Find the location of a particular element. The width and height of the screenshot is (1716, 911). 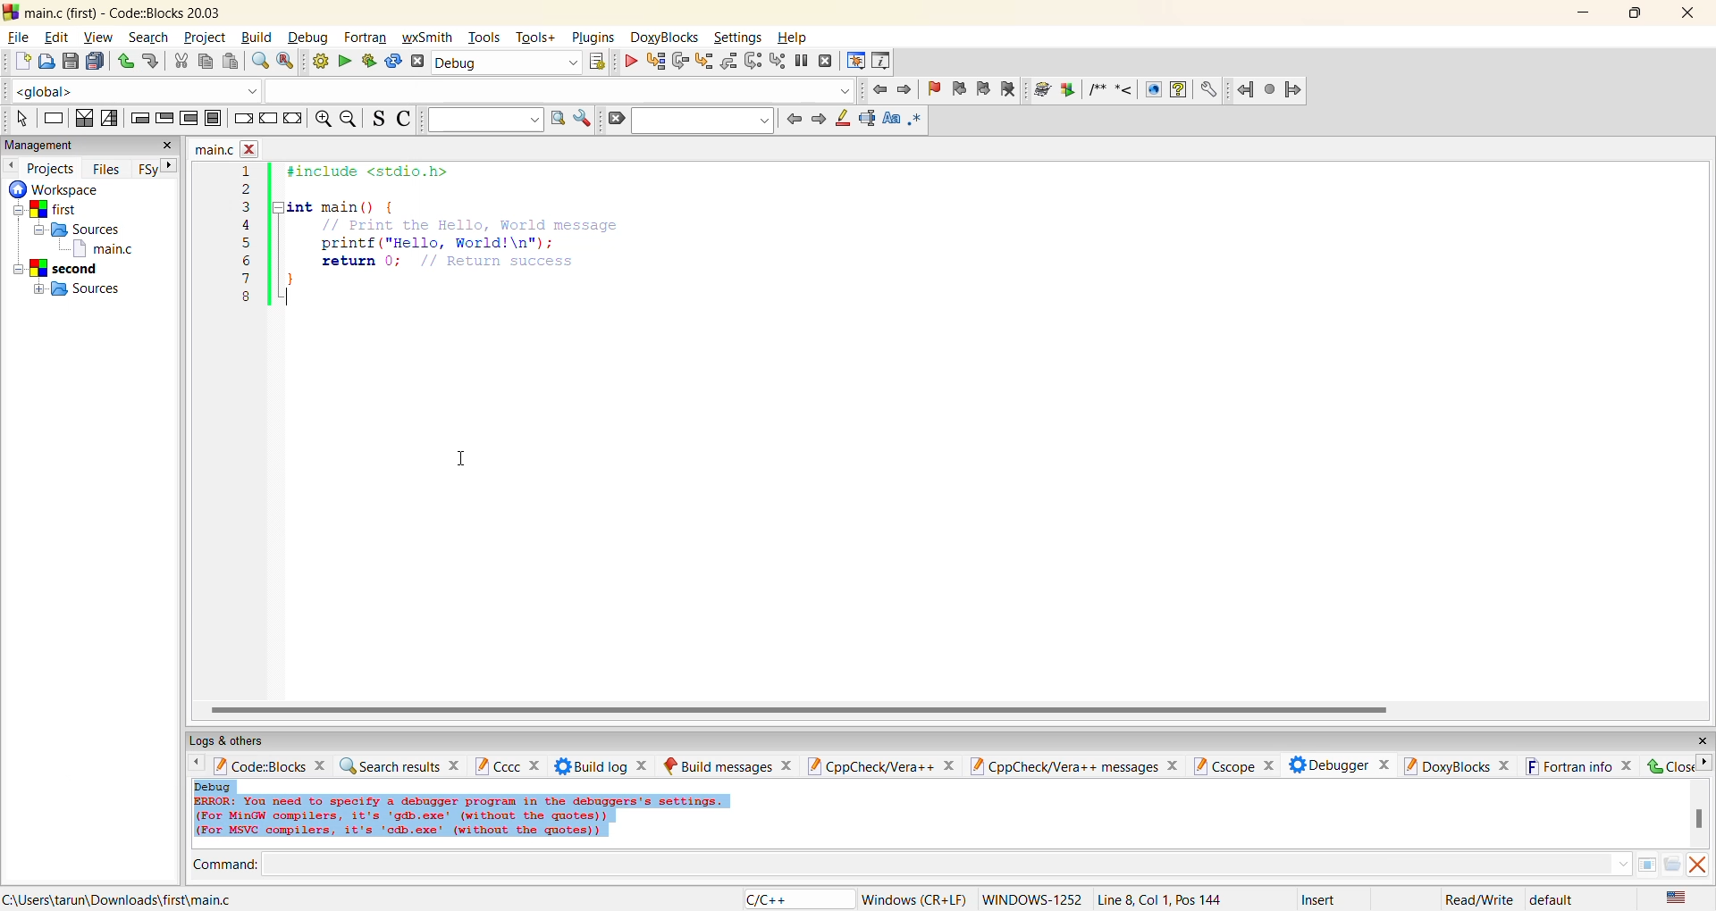

step into is located at coordinates (702, 63).